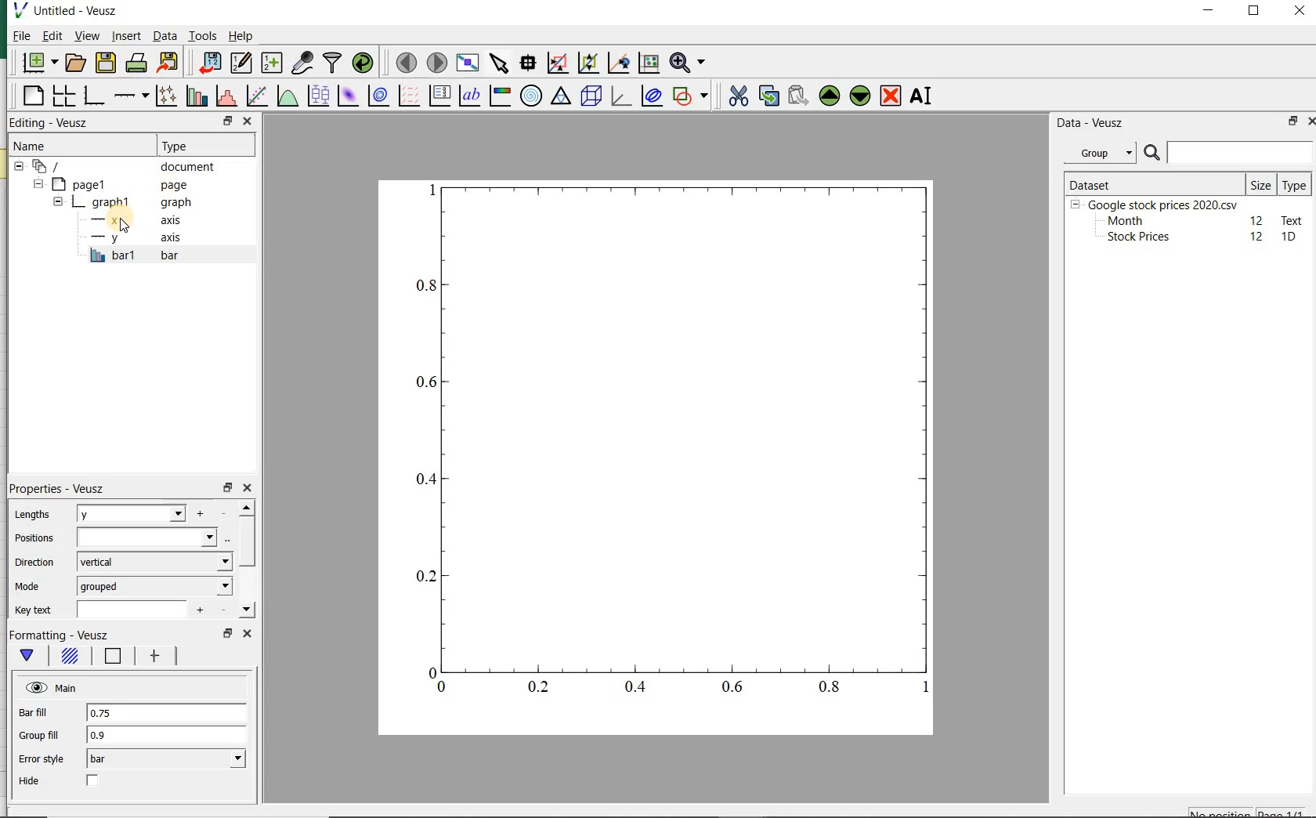 Image resolution: width=1316 pixels, height=818 pixels. Describe the element at coordinates (919, 98) in the screenshot. I see `renames the selected widget` at that location.